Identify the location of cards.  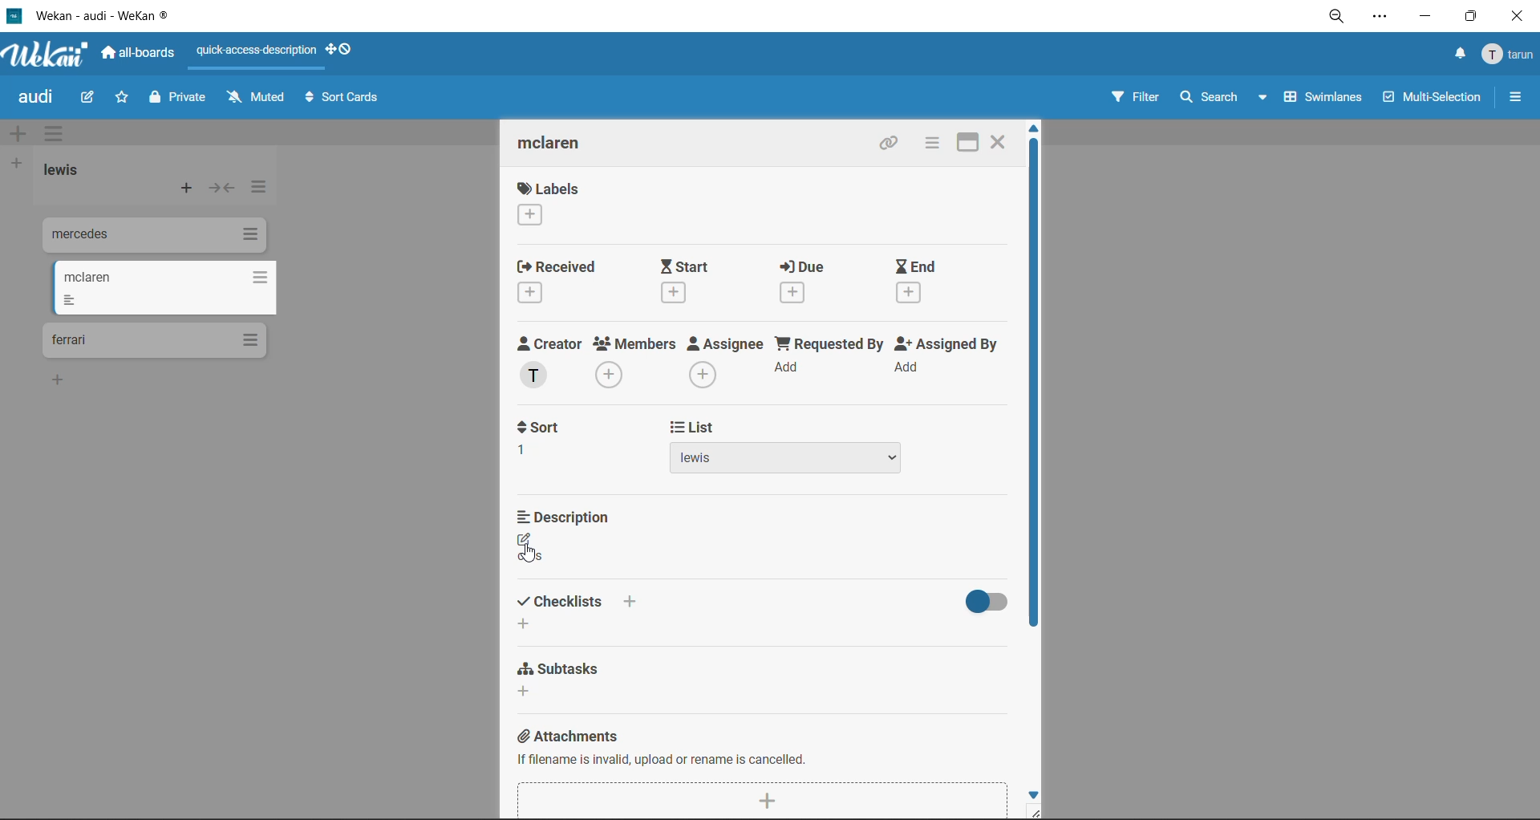
(152, 237).